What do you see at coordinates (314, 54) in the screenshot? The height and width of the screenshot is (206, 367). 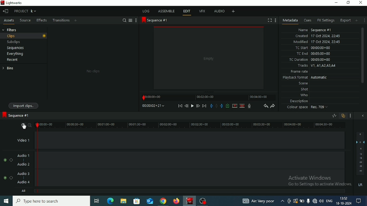 I see `TC End` at bounding box center [314, 54].